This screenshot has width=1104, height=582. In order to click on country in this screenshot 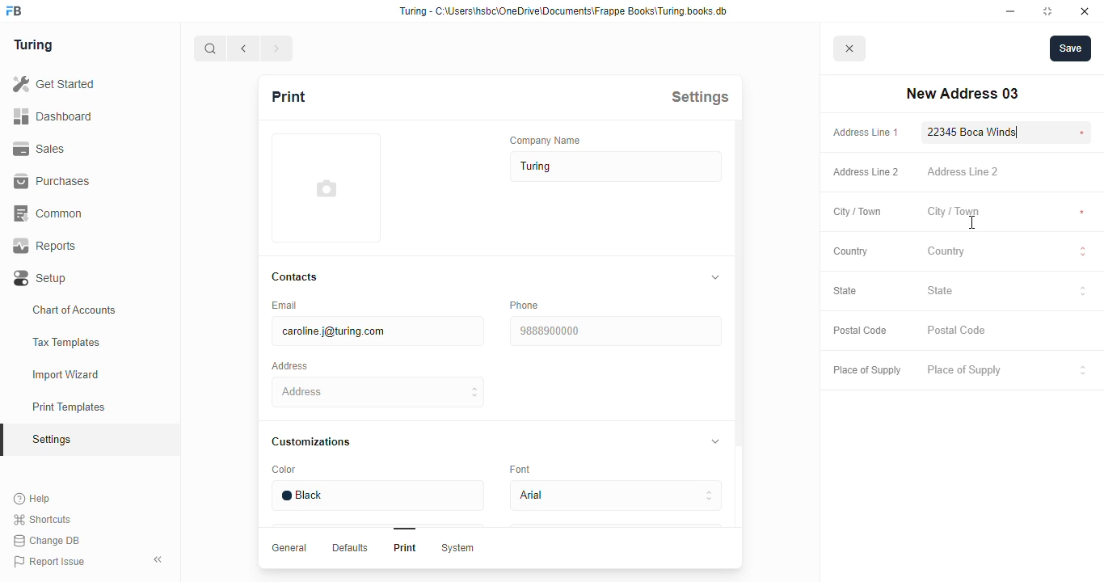, I will do `click(1007, 253)`.